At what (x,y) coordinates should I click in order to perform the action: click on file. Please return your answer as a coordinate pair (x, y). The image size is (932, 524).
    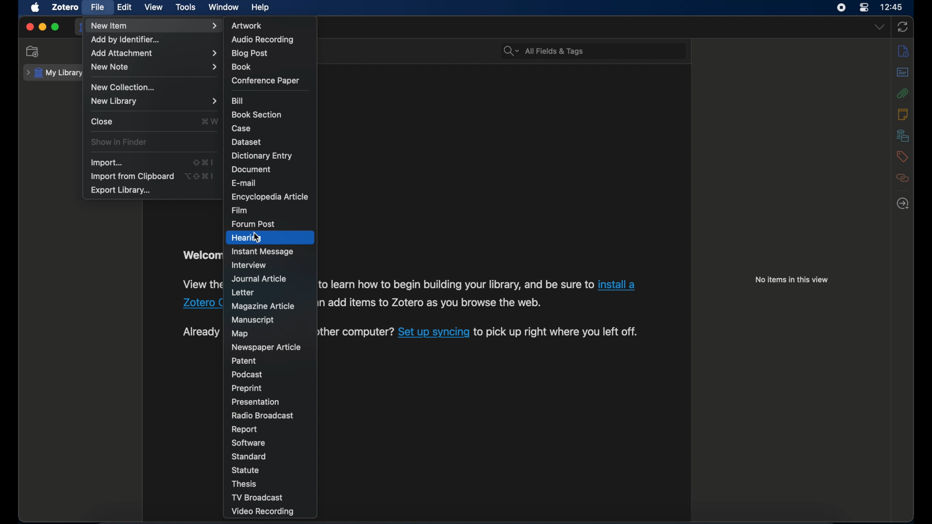
    Looking at the image, I should click on (99, 7).